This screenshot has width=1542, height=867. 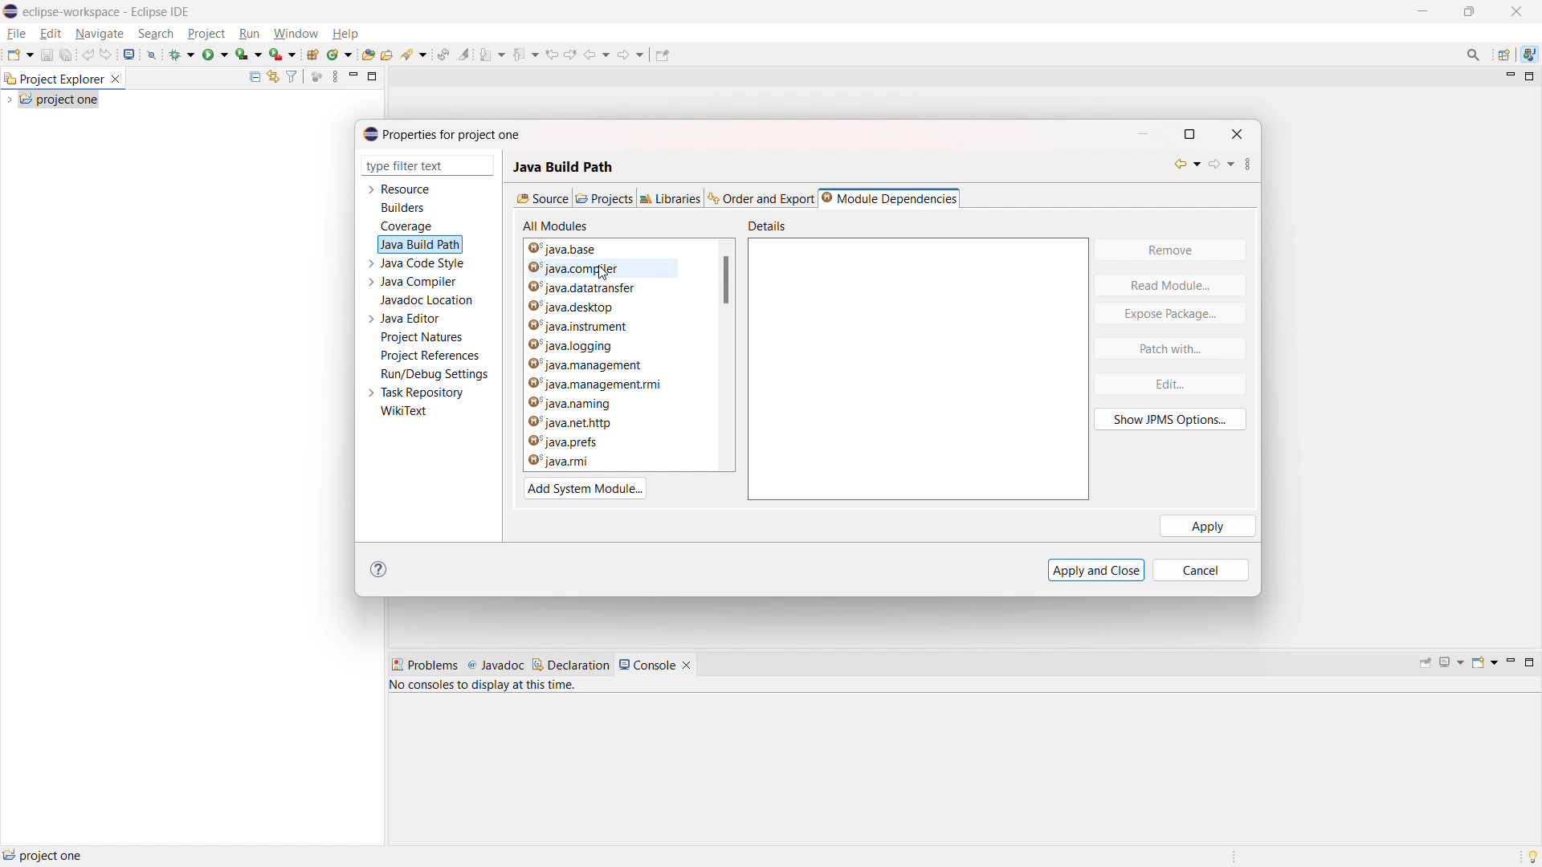 What do you see at coordinates (414, 55) in the screenshot?
I see `search` at bounding box center [414, 55].